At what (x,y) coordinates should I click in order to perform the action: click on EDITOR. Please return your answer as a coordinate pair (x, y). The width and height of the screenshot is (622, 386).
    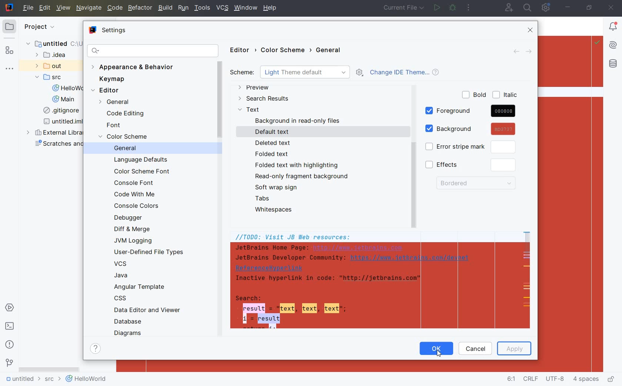
    Looking at the image, I should click on (107, 91).